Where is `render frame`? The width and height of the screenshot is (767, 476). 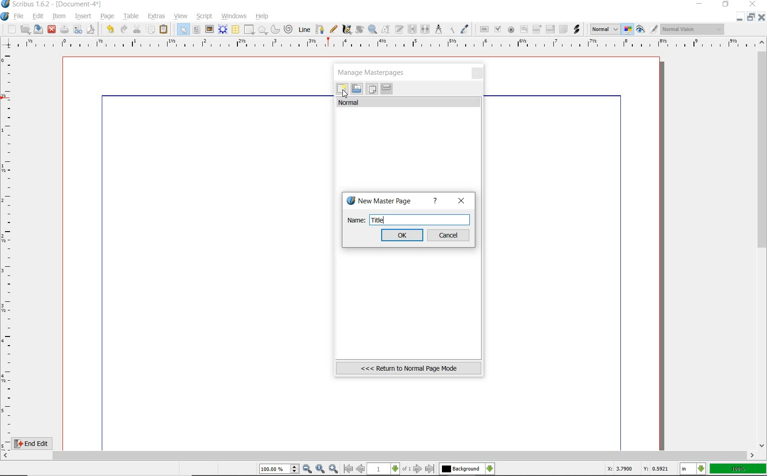
render frame is located at coordinates (223, 29).